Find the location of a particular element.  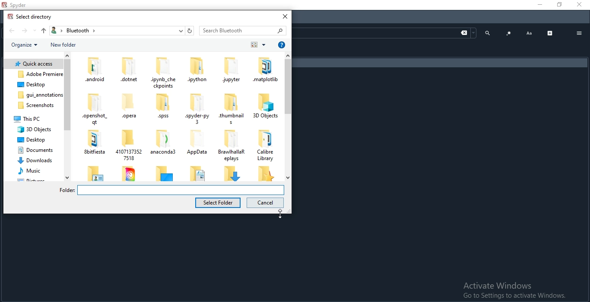

documents is located at coordinates (34, 149).